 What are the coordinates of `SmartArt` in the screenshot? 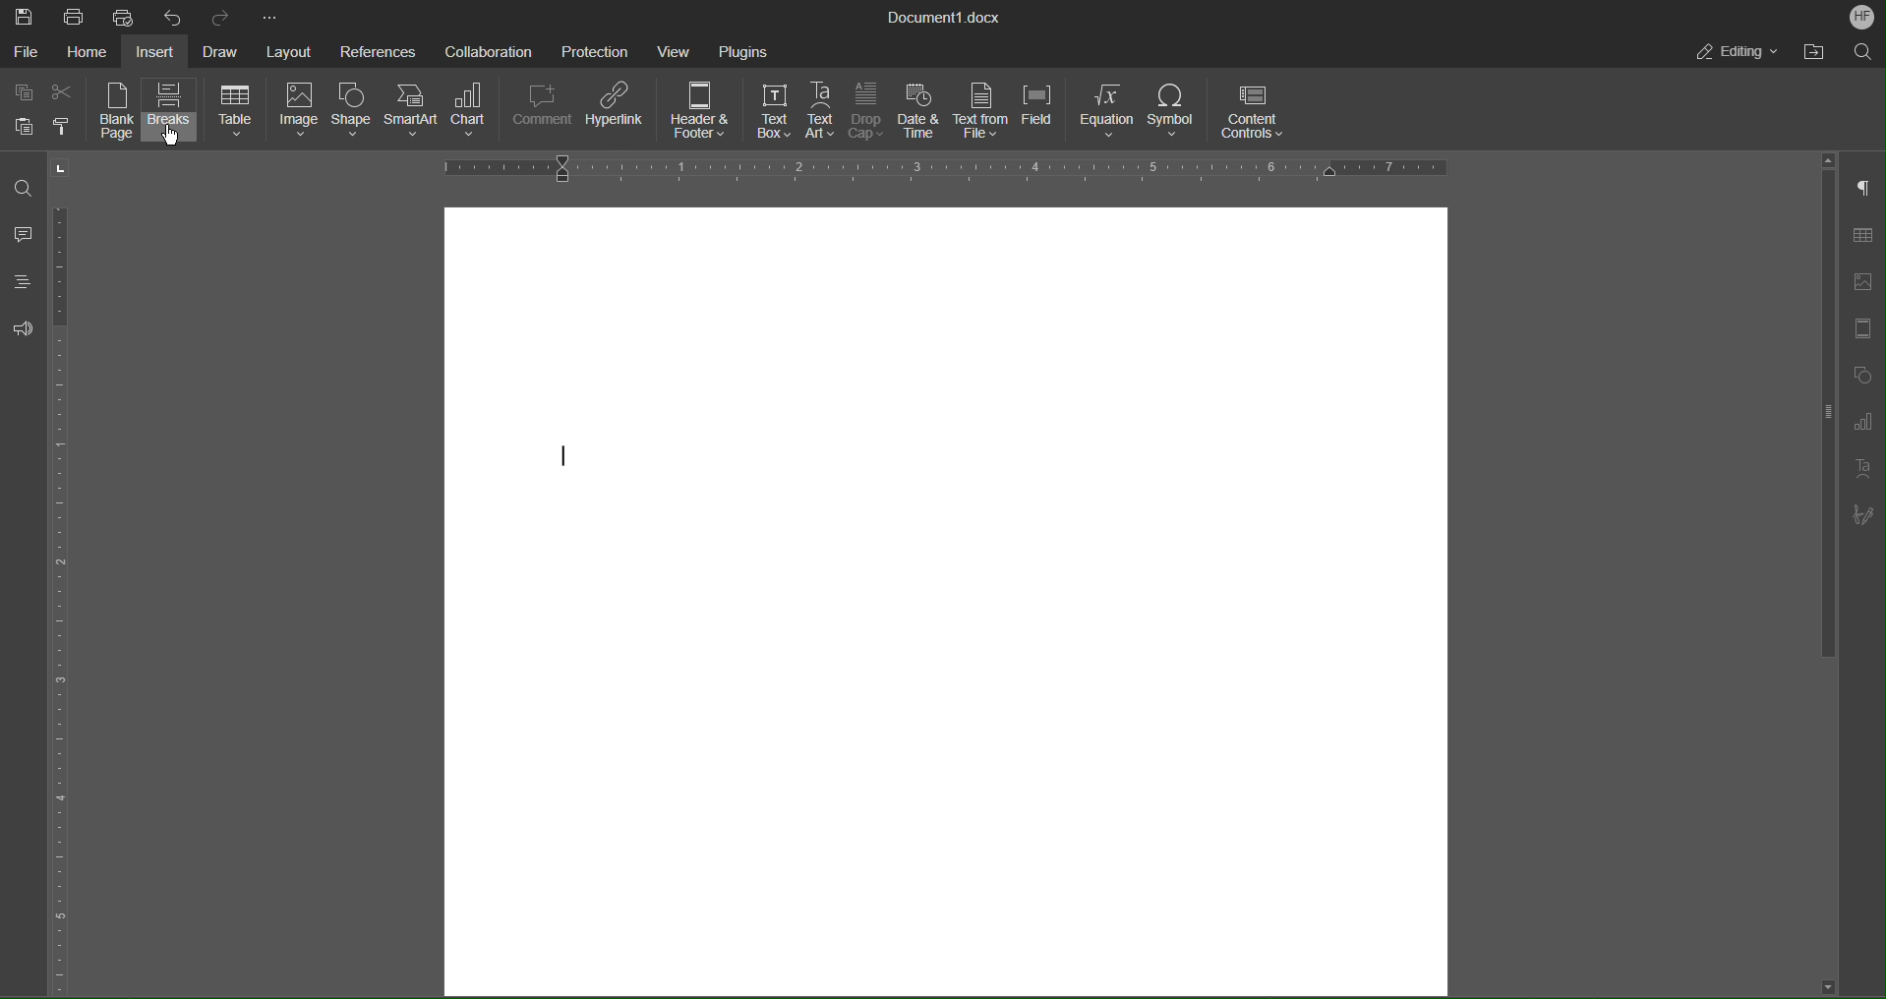 It's located at (410, 113).